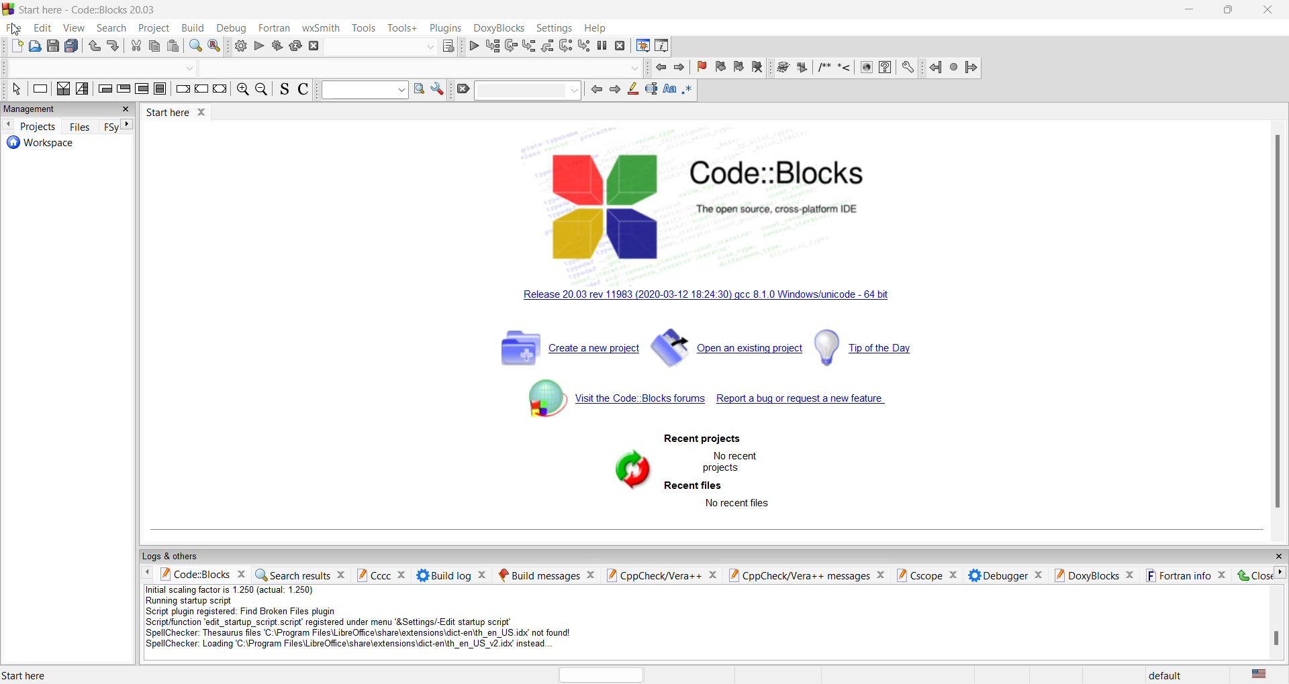 This screenshot has height=684, width=1289. What do you see at coordinates (113, 48) in the screenshot?
I see `redo` at bounding box center [113, 48].